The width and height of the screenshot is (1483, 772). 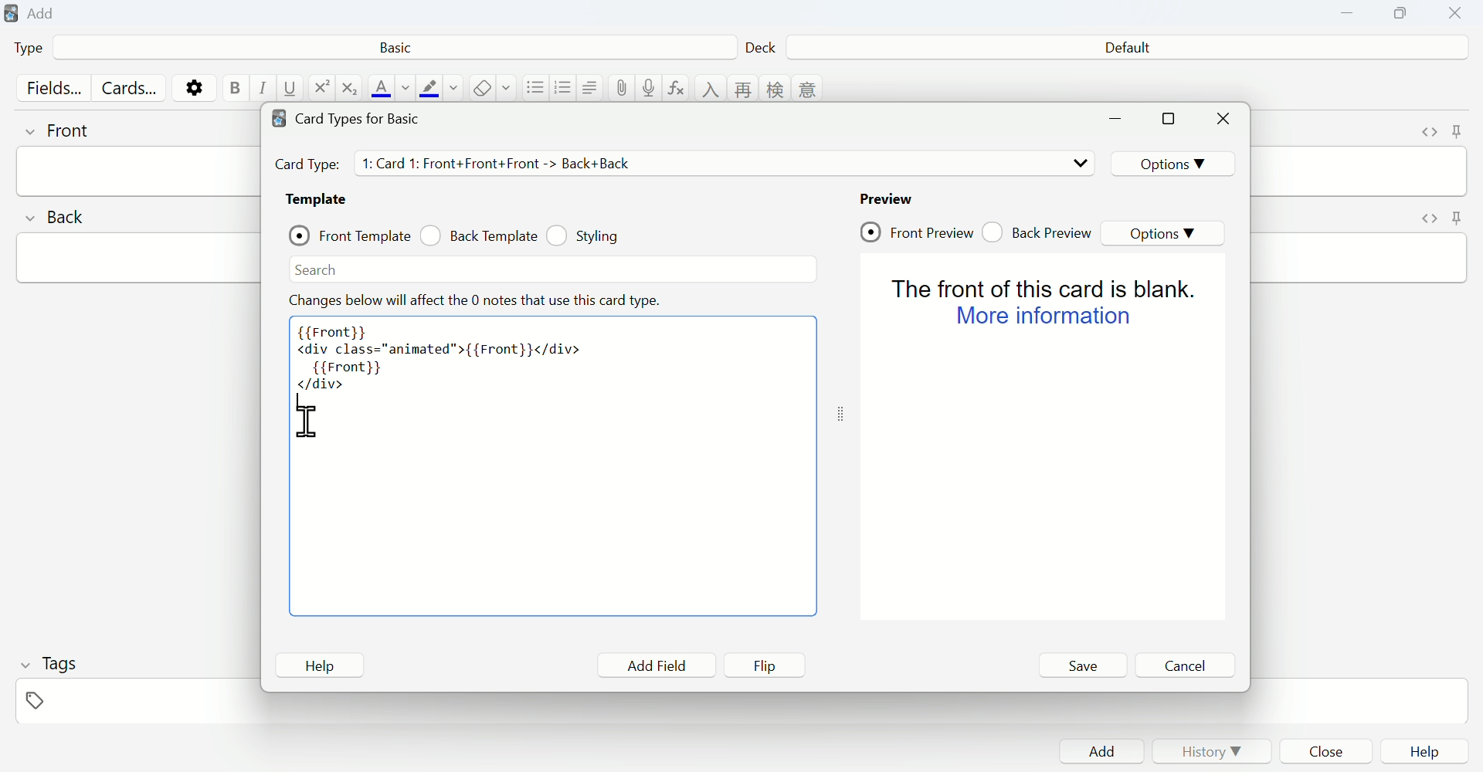 What do you see at coordinates (1131, 48) in the screenshot?
I see `Default` at bounding box center [1131, 48].